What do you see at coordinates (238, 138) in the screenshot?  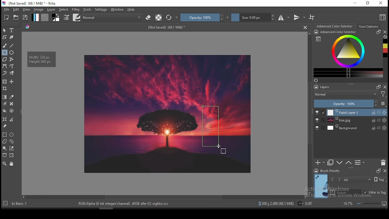 I see `image` at bounding box center [238, 138].